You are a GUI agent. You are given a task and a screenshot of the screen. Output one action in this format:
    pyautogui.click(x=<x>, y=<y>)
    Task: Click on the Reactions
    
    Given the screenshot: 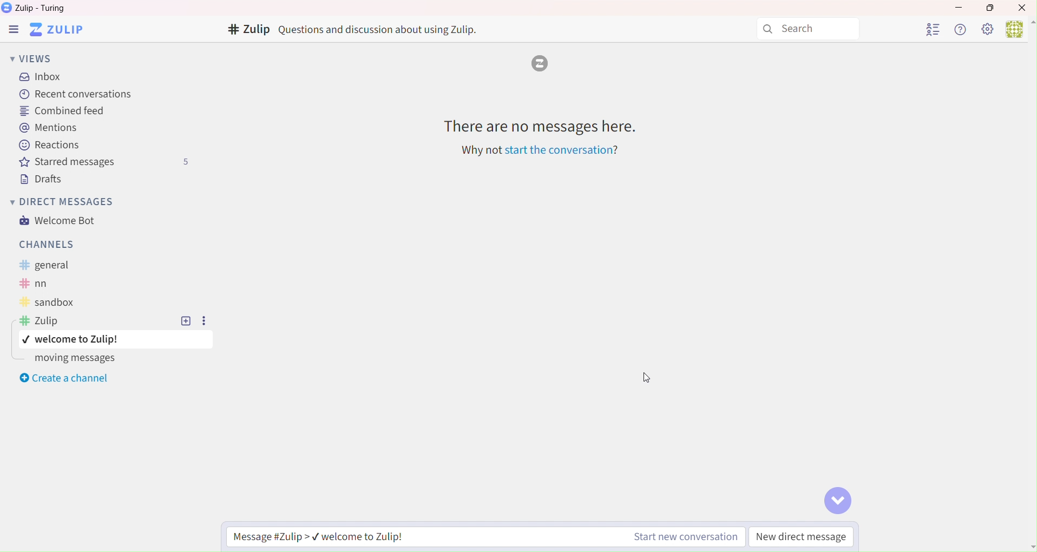 What is the action you would take?
    pyautogui.click(x=51, y=144)
    